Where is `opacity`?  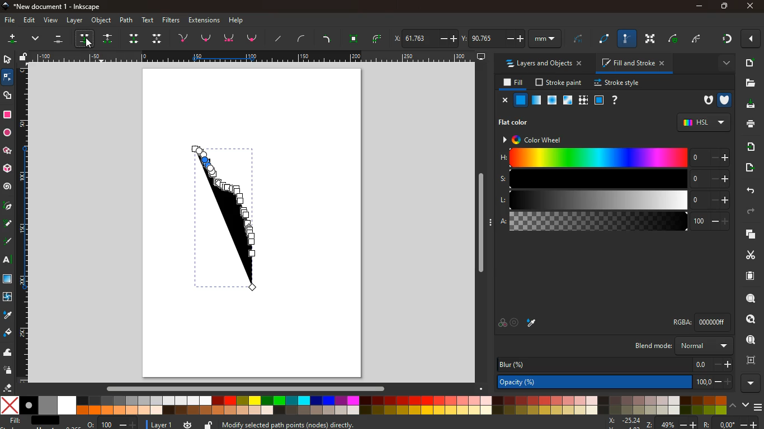 opacity is located at coordinates (616, 381).